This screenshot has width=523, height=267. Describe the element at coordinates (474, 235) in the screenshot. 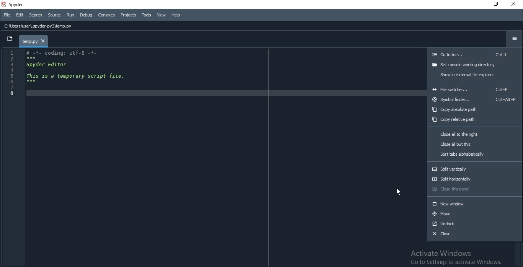

I see `close` at that location.